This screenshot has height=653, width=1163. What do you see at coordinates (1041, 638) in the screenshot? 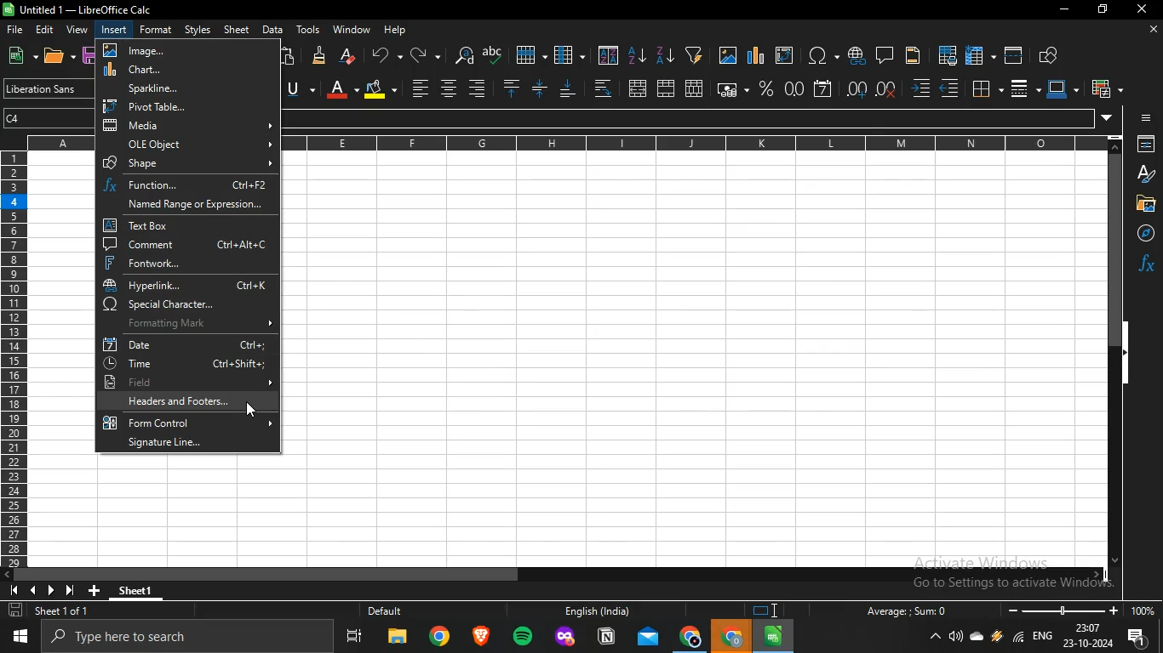
I see `english` at bounding box center [1041, 638].